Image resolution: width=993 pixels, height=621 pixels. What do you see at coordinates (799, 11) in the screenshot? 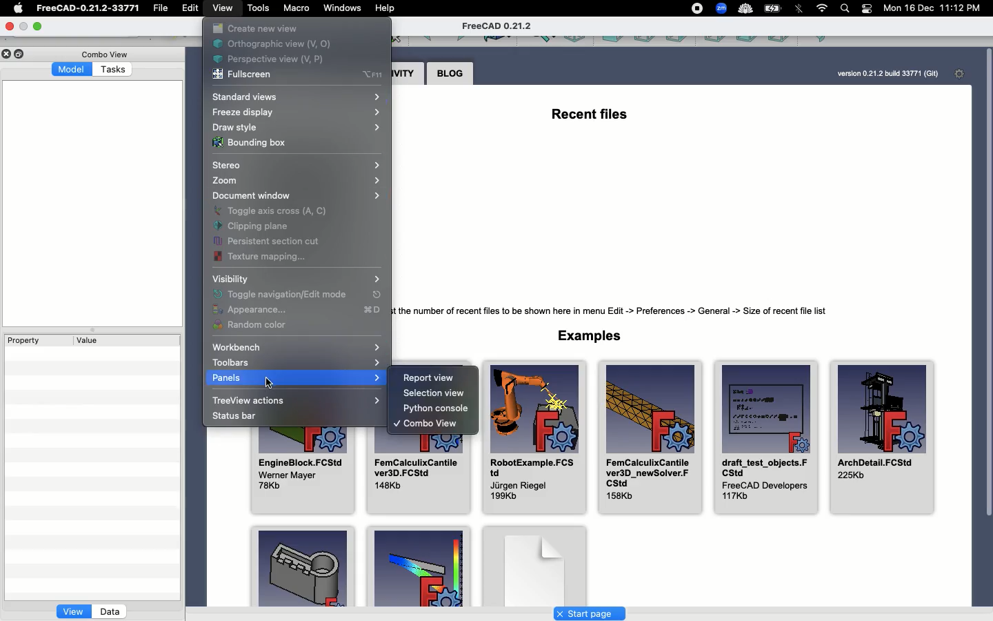
I see `Bluetooth` at bounding box center [799, 11].